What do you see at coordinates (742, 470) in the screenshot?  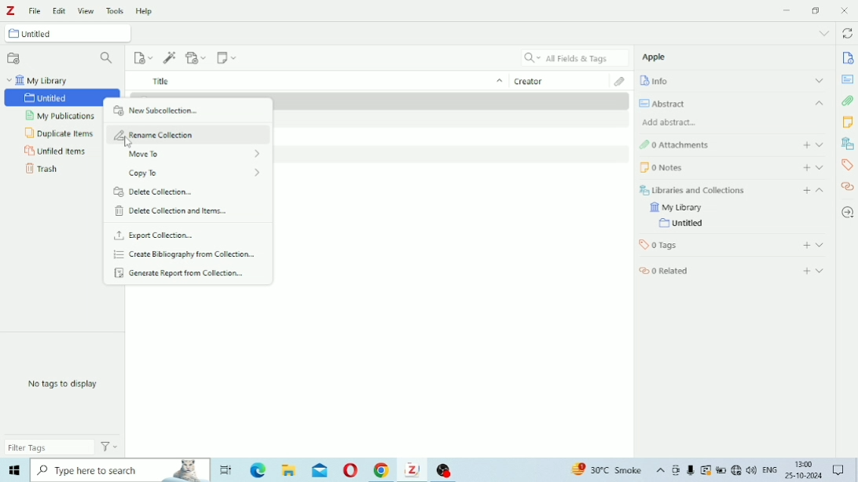 I see `` at bounding box center [742, 470].